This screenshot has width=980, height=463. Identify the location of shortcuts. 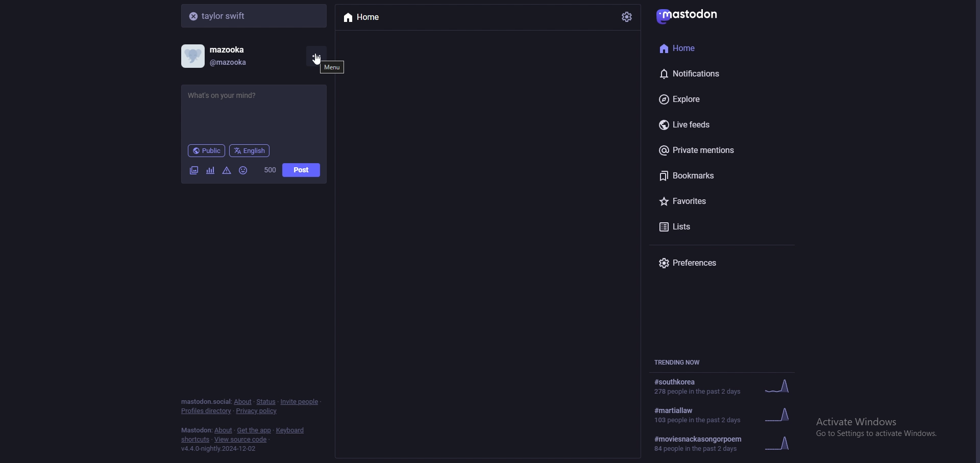
(195, 440).